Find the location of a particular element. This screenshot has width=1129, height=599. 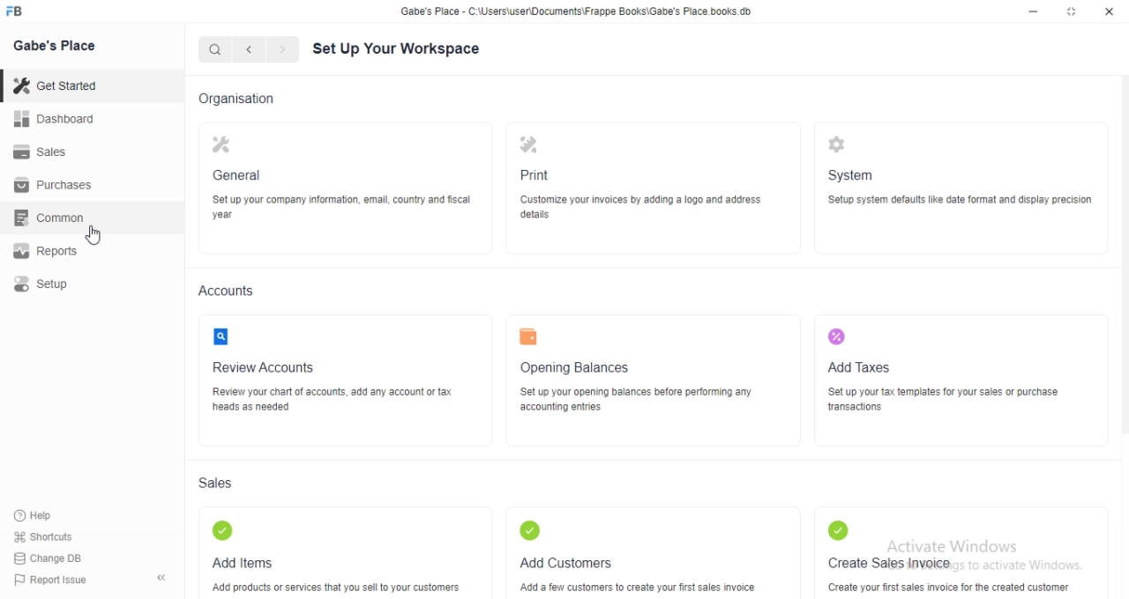

Sales is located at coordinates (217, 482).